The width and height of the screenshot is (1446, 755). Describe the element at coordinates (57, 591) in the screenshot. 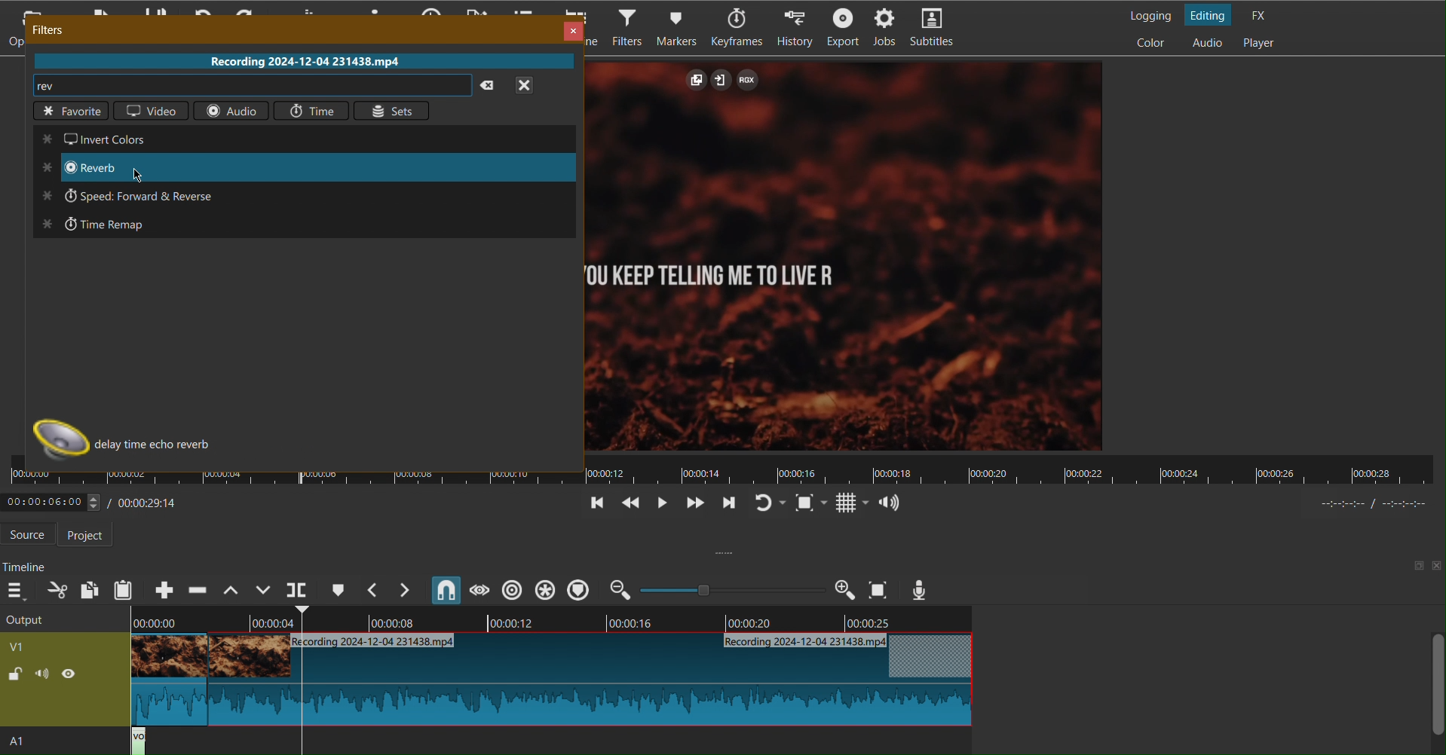

I see `Cut` at that location.